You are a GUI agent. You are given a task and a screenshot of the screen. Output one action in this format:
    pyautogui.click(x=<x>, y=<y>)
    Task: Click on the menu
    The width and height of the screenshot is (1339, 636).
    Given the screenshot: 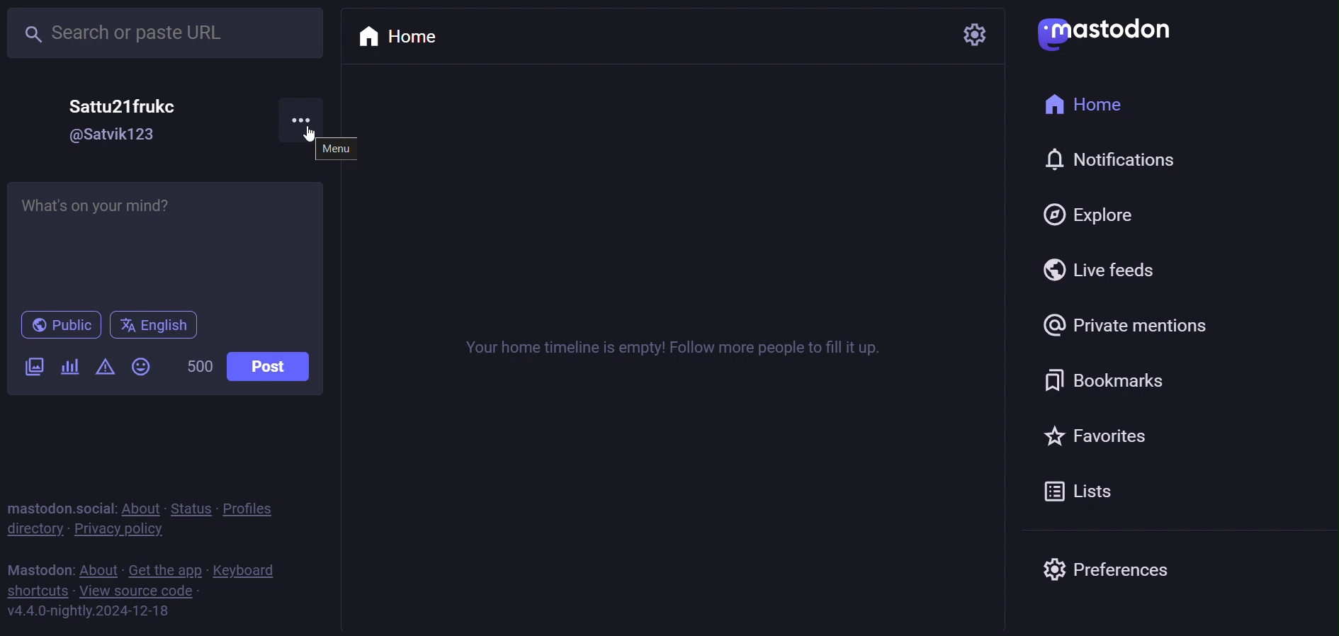 What is the action you would take?
    pyautogui.click(x=311, y=115)
    